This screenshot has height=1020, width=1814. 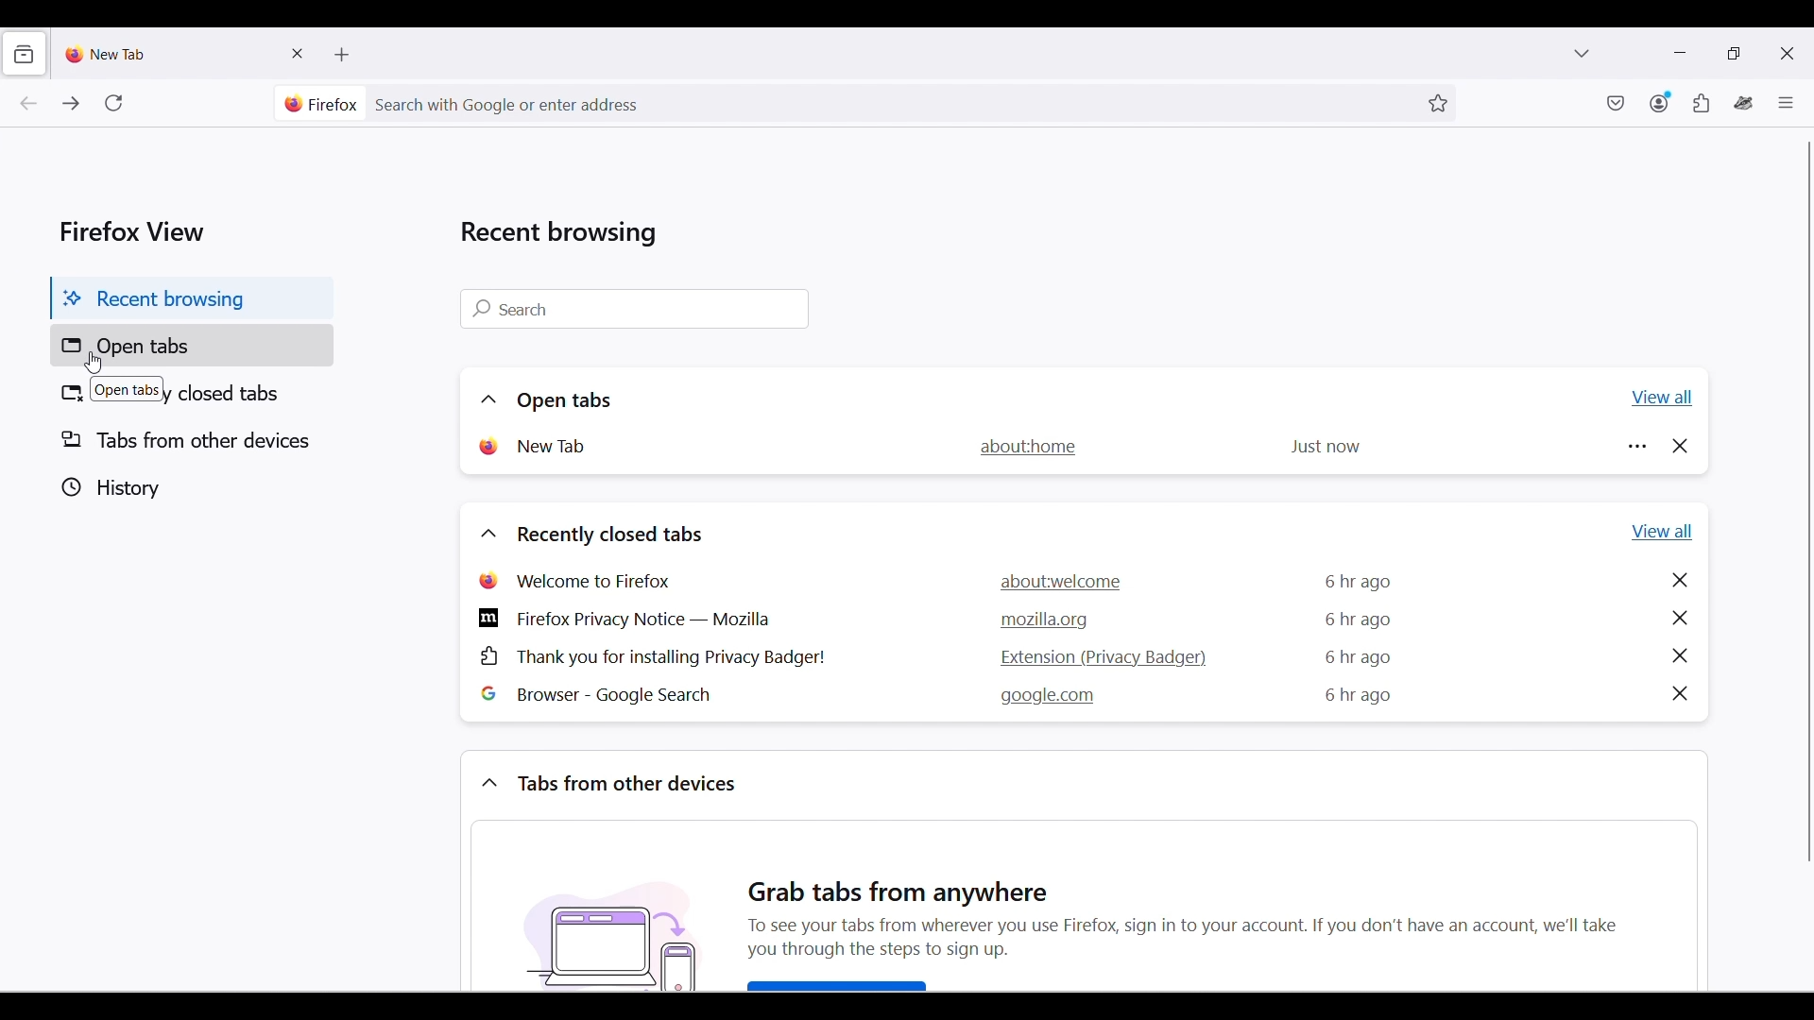 What do you see at coordinates (1702, 103) in the screenshot?
I see `Extensions` at bounding box center [1702, 103].